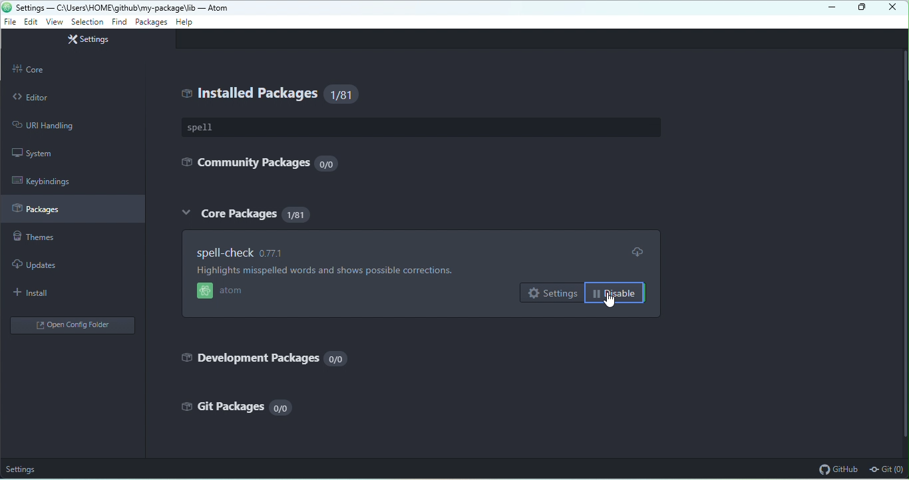  What do you see at coordinates (340, 94) in the screenshot?
I see `81` at bounding box center [340, 94].